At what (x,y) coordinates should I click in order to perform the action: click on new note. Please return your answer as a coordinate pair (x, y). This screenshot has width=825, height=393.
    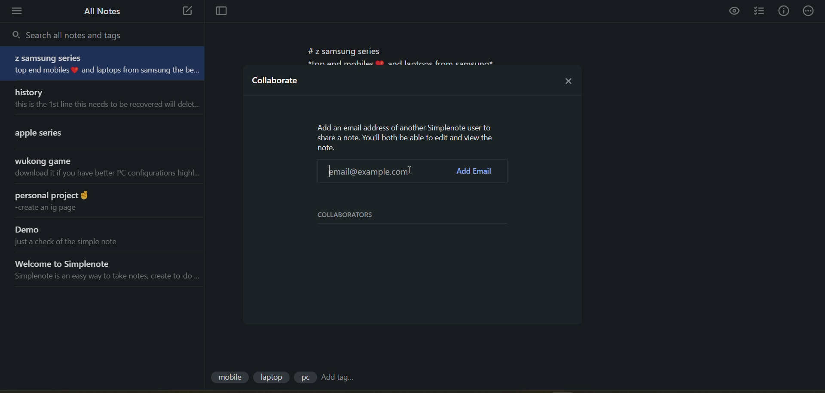
    Looking at the image, I should click on (185, 12).